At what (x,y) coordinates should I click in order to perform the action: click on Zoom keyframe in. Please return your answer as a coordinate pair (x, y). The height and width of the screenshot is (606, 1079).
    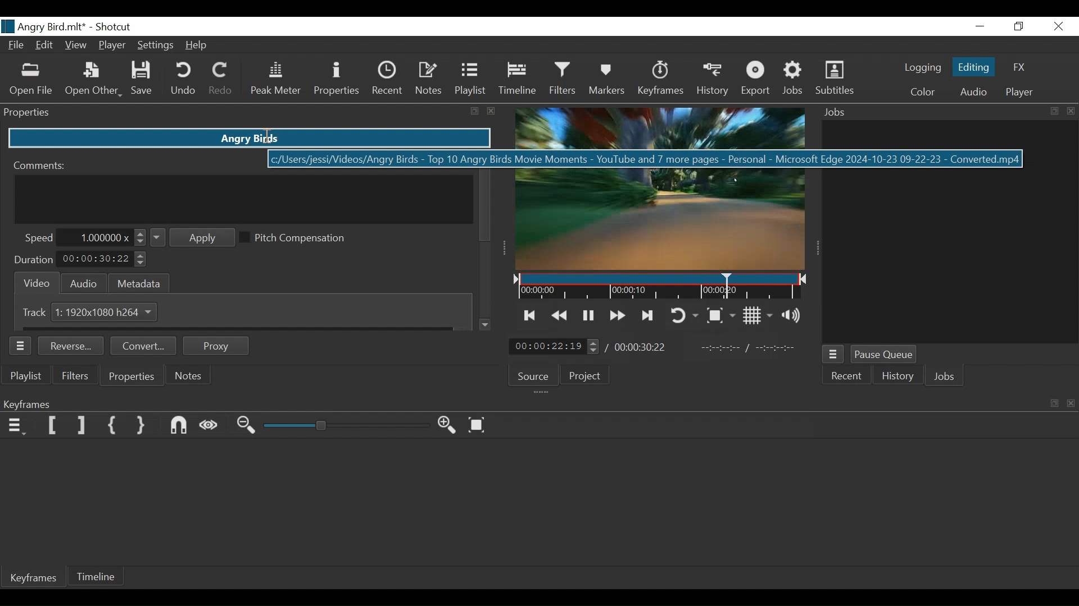
    Looking at the image, I should click on (450, 427).